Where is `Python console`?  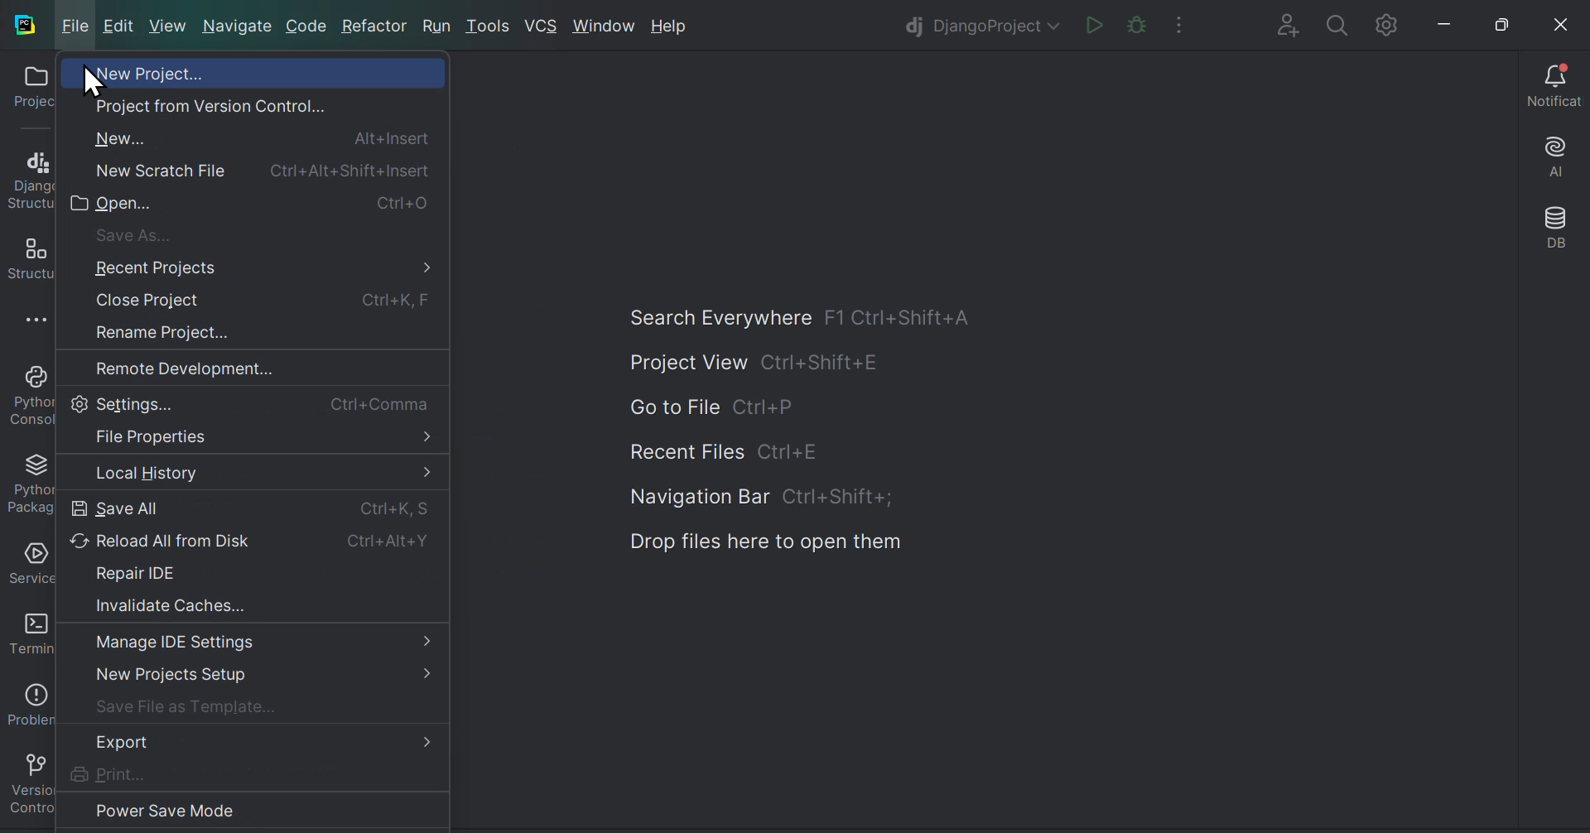 Python console is located at coordinates (31, 394).